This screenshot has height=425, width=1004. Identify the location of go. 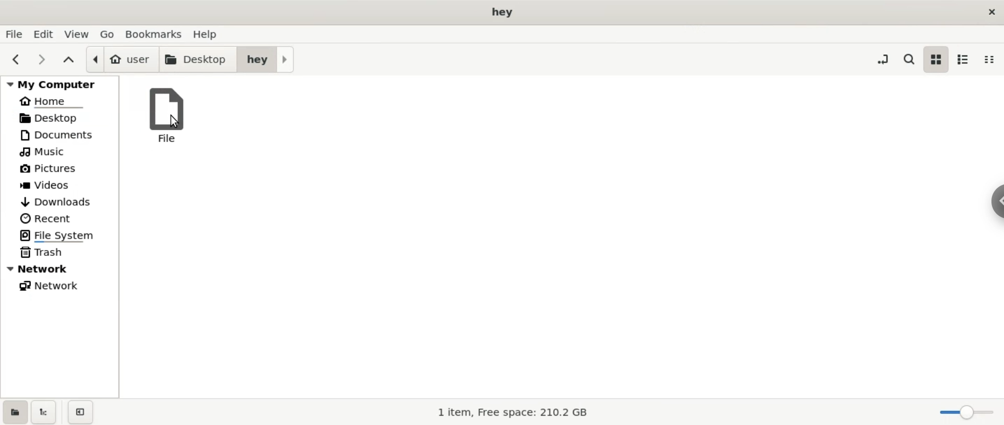
(105, 34).